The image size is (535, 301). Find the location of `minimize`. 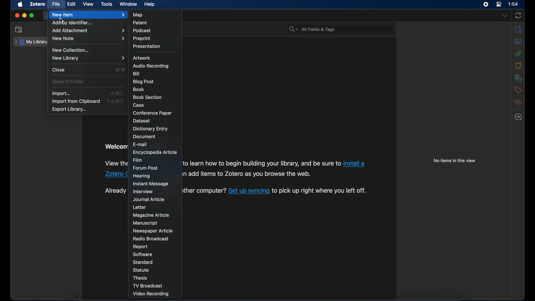

minimize is located at coordinates (25, 16).